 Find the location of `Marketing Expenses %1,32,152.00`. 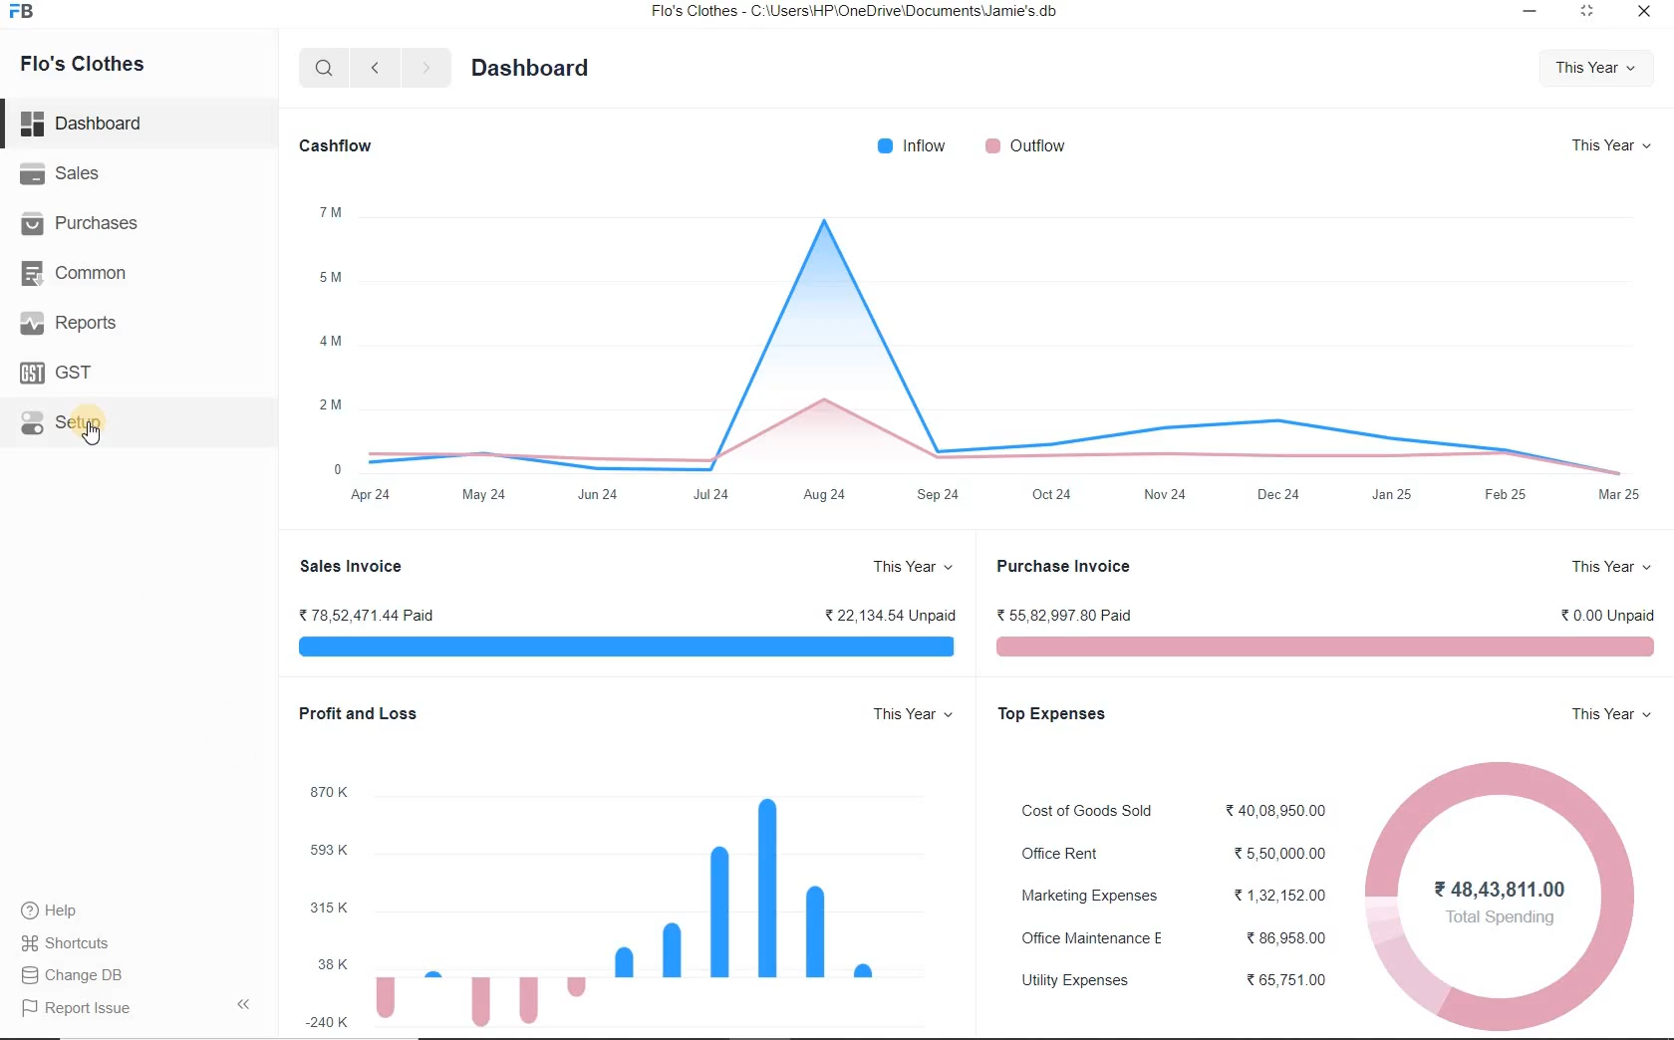

Marketing Expenses %1,32,152.00 is located at coordinates (1174, 896).